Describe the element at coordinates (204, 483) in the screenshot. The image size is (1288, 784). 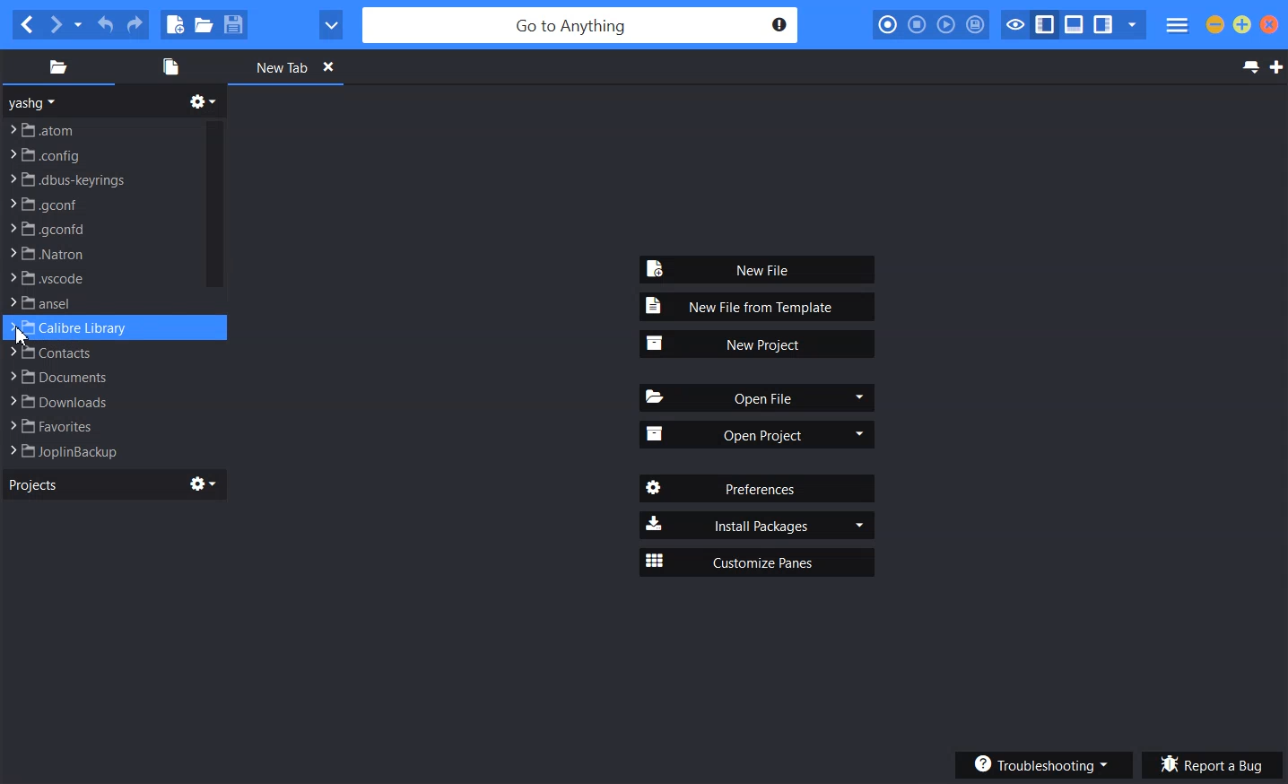
I see `Settings` at that location.